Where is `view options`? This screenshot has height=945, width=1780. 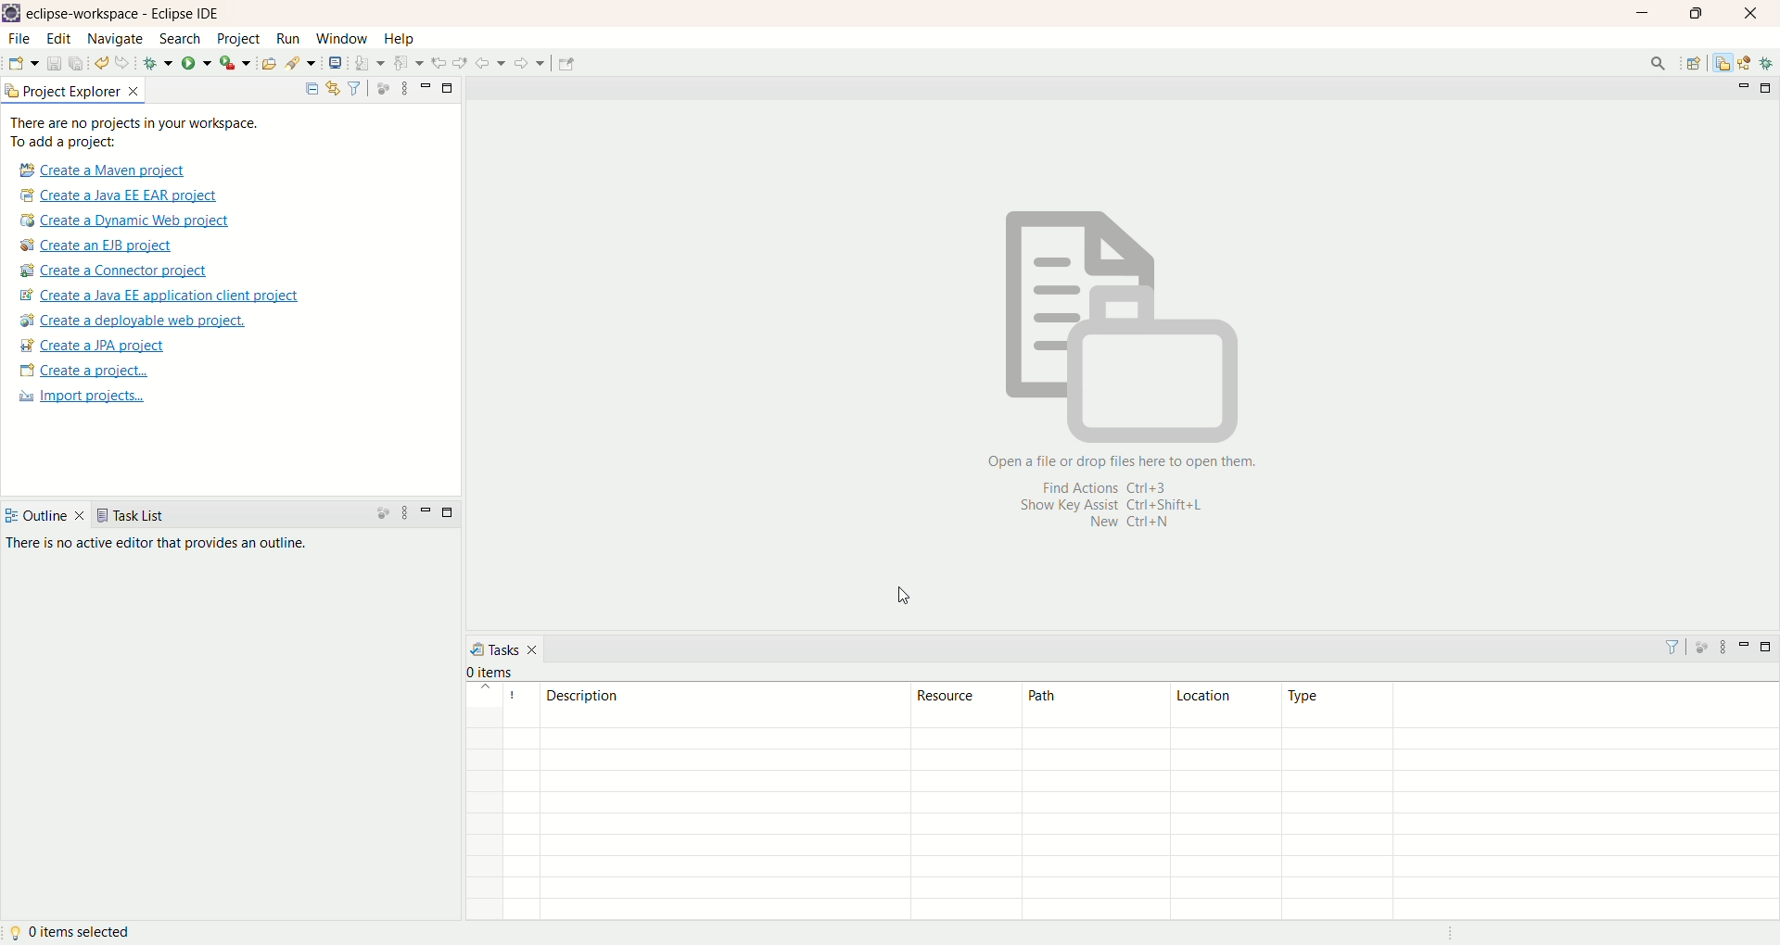 view options is located at coordinates (411, 89).